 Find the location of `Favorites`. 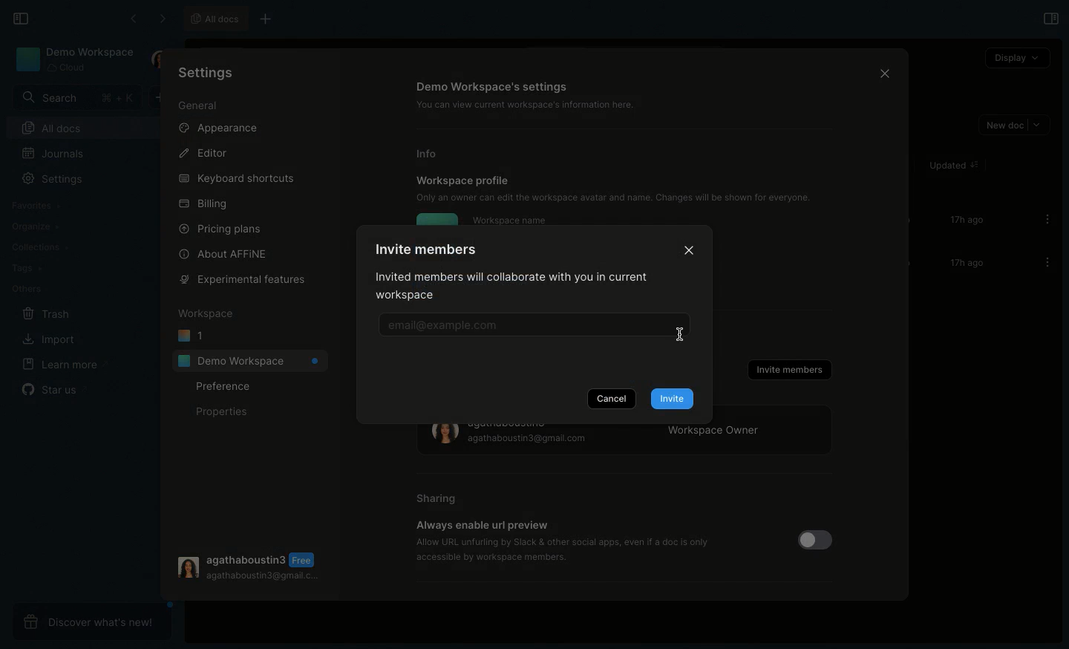

Favorites is located at coordinates (39, 203).